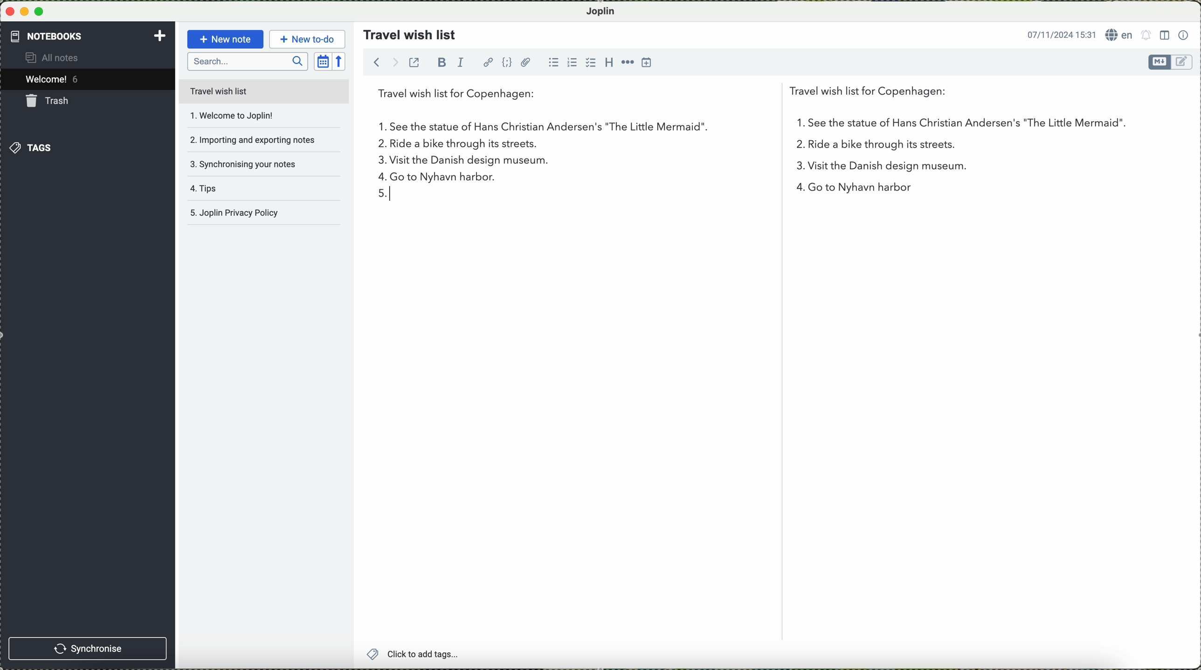 The image size is (1201, 670). I want to click on new to-do, so click(307, 38).